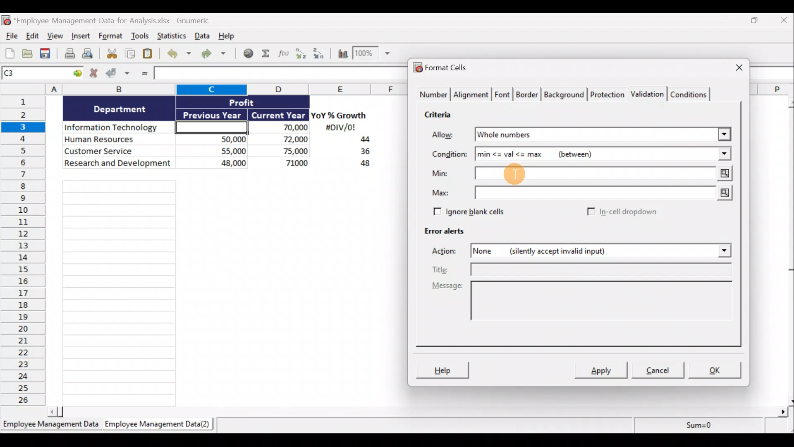 This screenshot has width=794, height=447. What do you see at coordinates (32, 36) in the screenshot?
I see `Edit` at bounding box center [32, 36].